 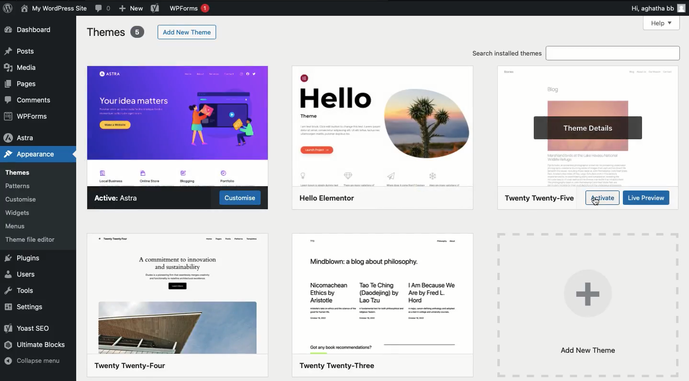 What do you see at coordinates (153, 9) in the screenshot?
I see `Yoast` at bounding box center [153, 9].